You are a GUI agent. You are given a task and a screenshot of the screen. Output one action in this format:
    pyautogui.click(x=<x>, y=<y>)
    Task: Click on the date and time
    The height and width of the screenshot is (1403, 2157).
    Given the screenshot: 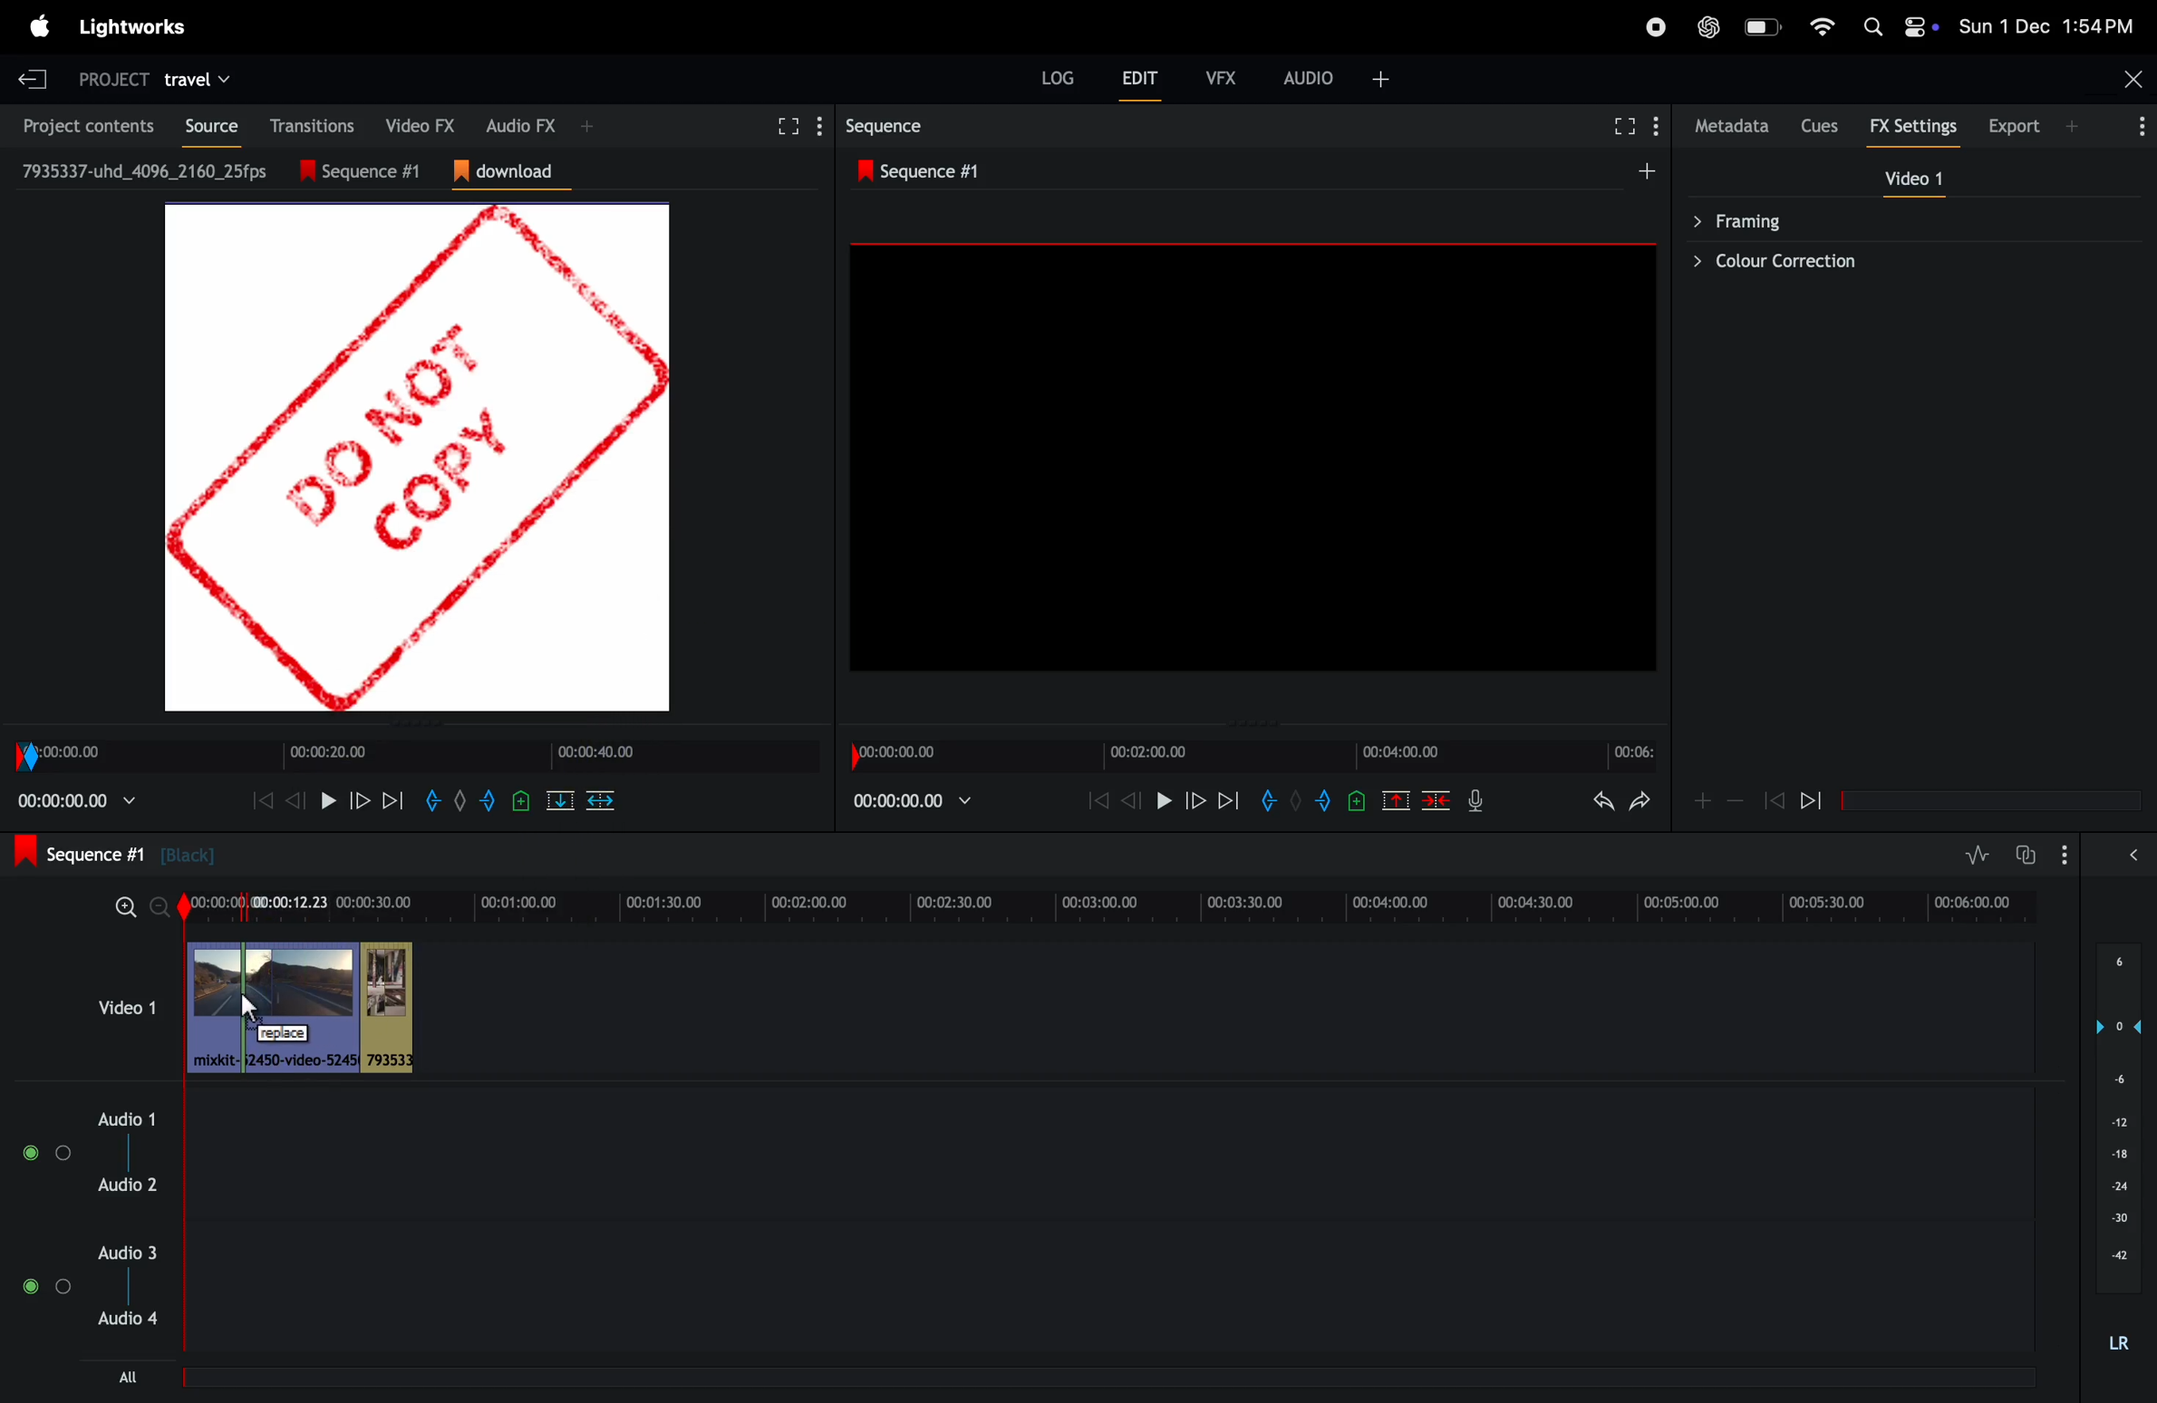 What is the action you would take?
    pyautogui.click(x=2046, y=25)
    